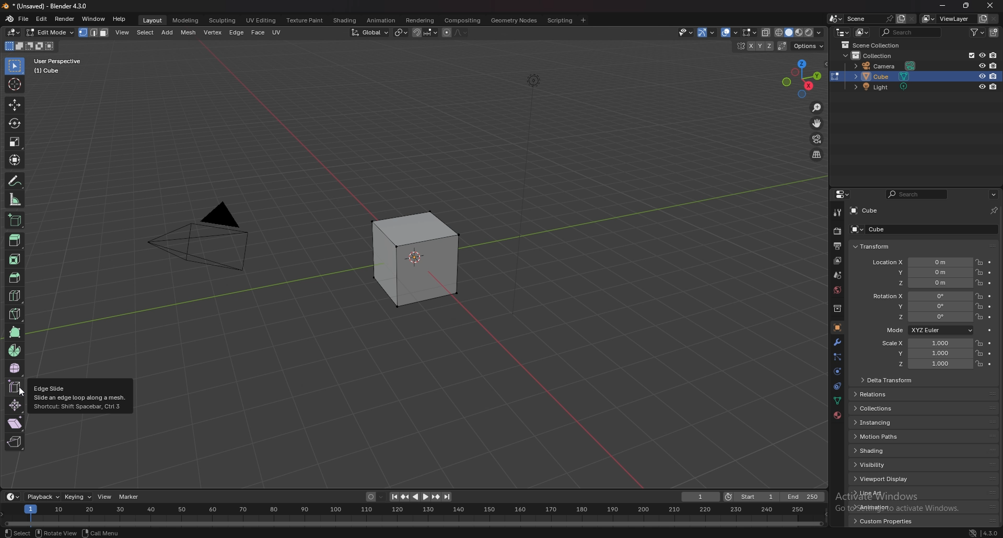 This screenshot has width=1003, height=538. What do you see at coordinates (235, 32) in the screenshot?
I see `Edge` at bounding box center [235, 32].